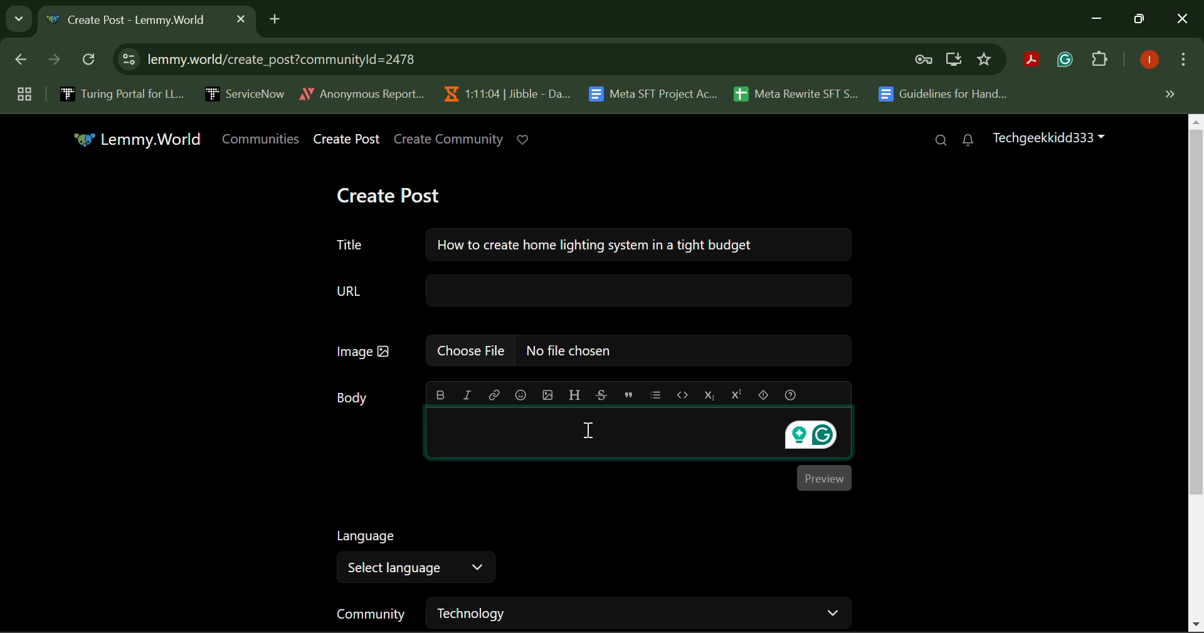  What do you see at coordinates (764, 395) in the screenshot?
I see `spoiler` at bounding box center [764, 395].